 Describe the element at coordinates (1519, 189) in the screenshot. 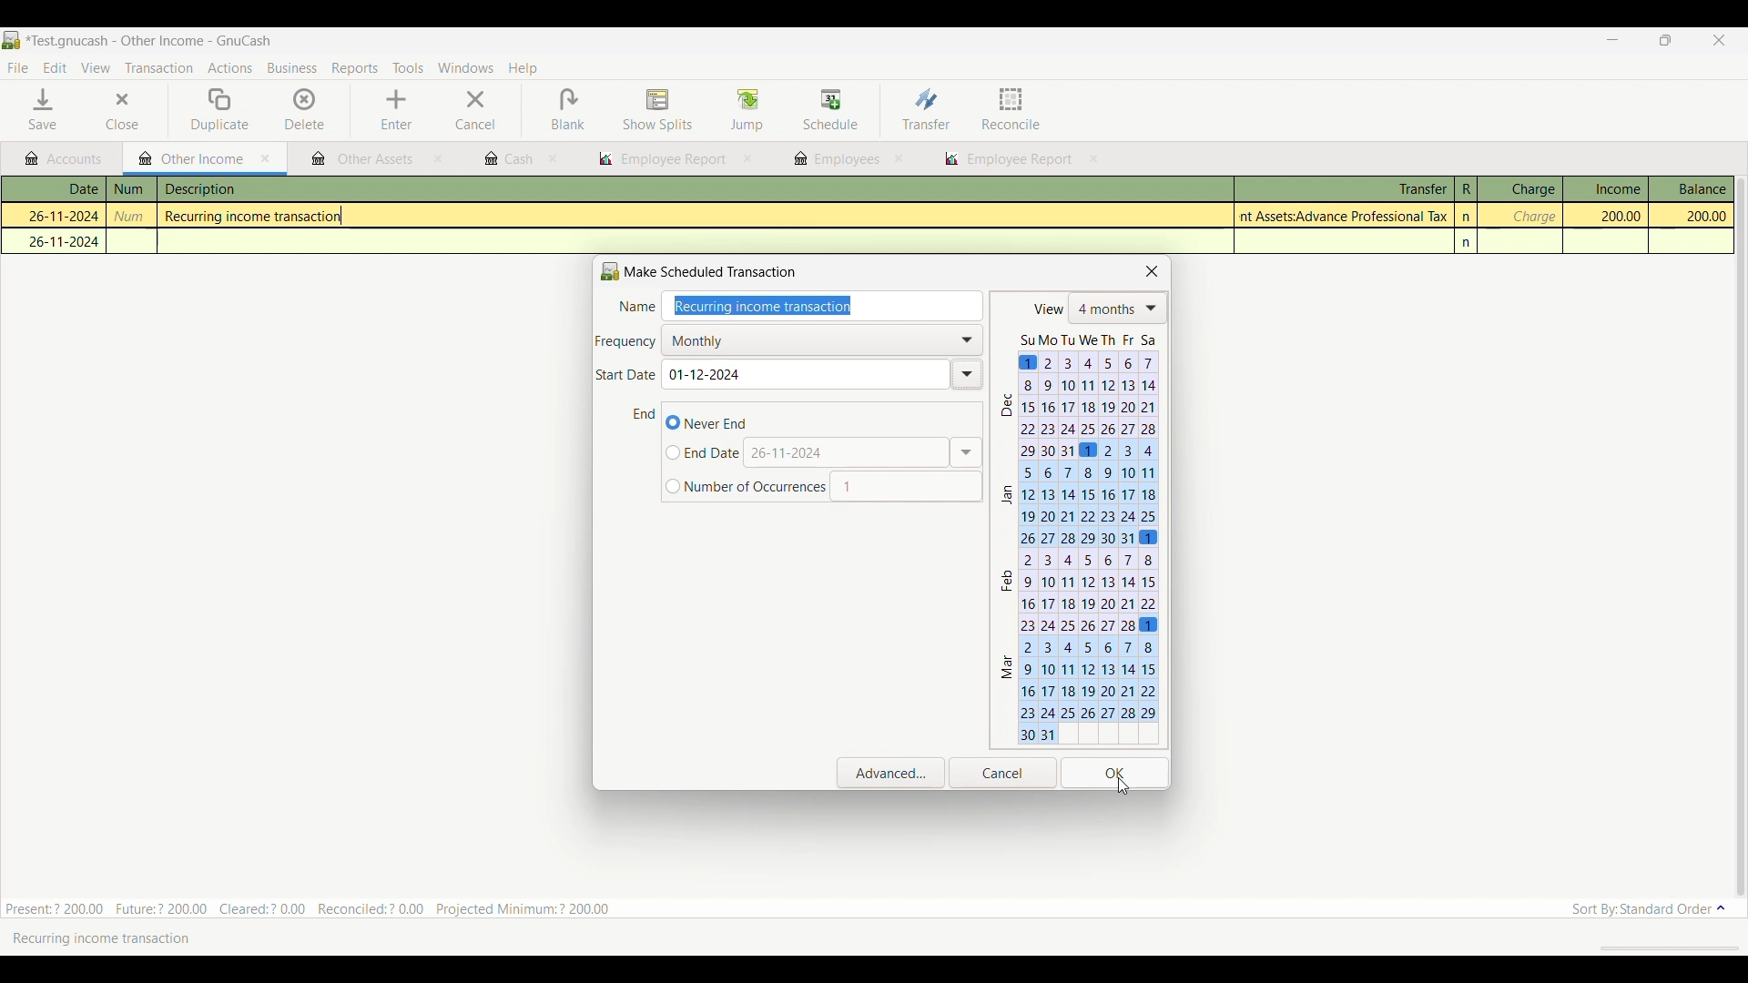

I see `Charge column` at that location.